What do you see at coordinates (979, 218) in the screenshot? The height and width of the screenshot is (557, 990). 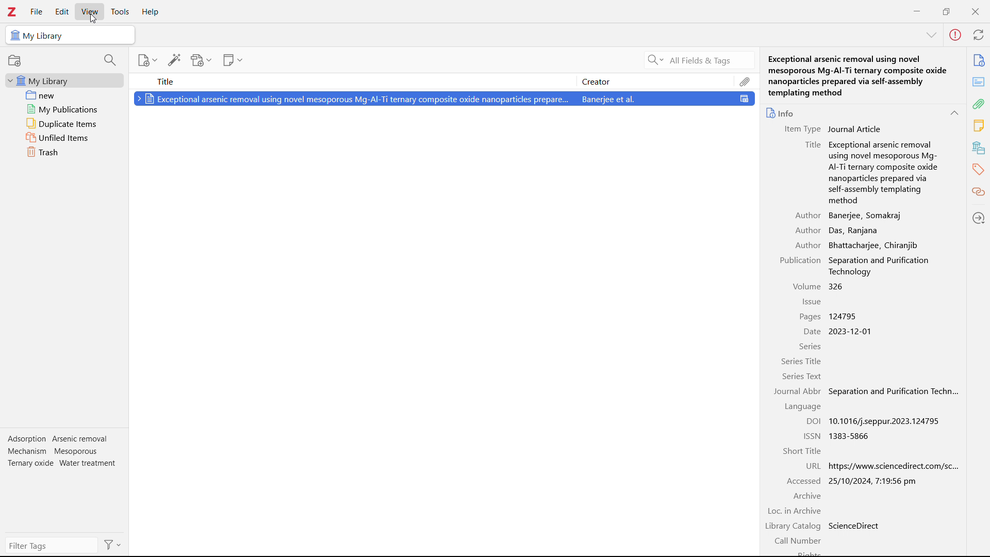 I see `locate` at bounding box center [979, 218].